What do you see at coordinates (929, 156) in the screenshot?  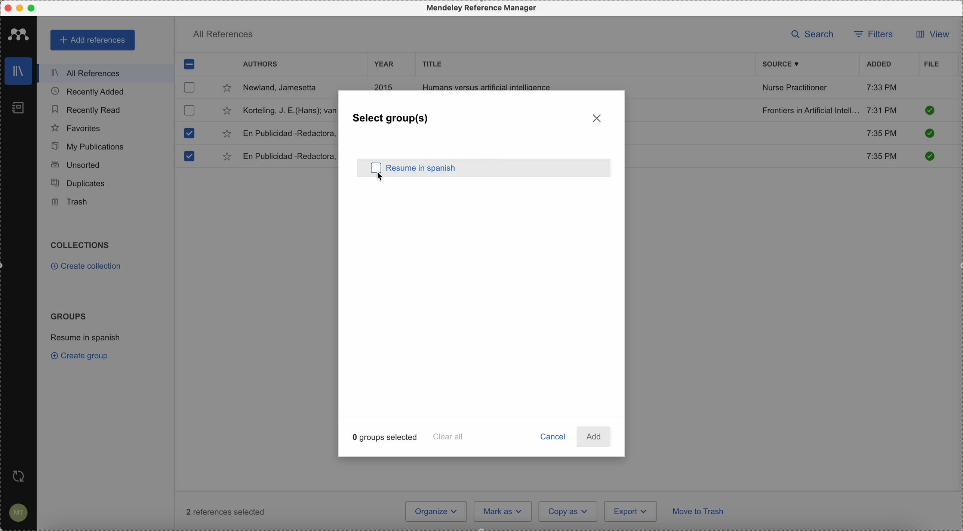 I see `check it` at bounding box center [929, 156].